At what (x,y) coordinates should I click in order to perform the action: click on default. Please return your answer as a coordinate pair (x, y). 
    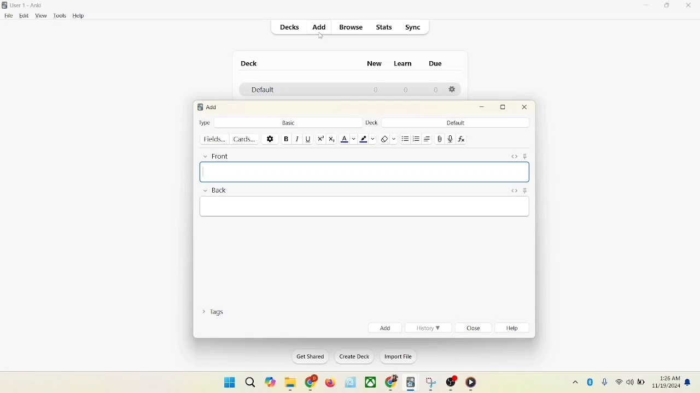
    Looking at the image, I should click on (456, 123).